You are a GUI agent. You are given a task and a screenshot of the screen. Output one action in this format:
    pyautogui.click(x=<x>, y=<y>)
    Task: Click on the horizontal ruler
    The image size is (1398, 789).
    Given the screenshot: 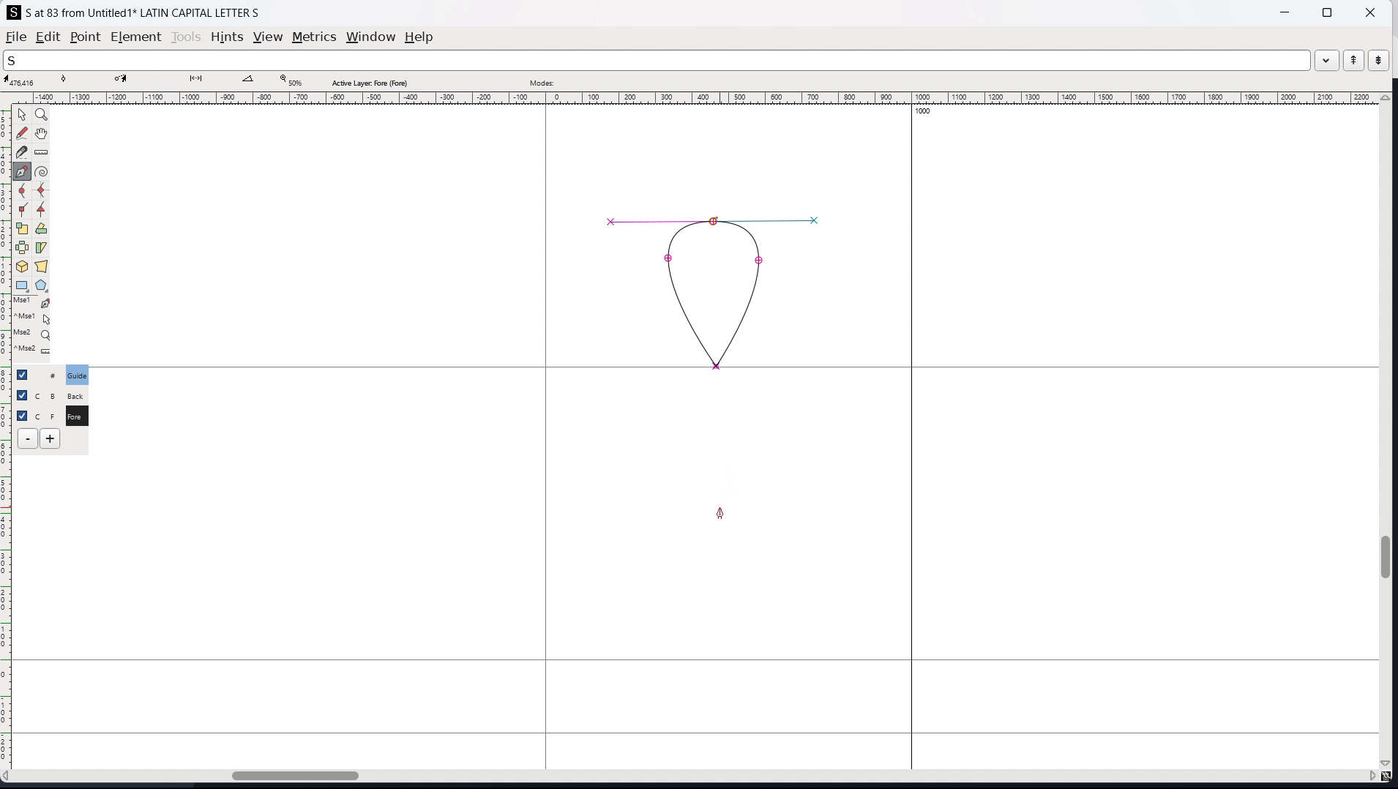 What is the action you would take?
    pyautogui.click(x=692, y=98)
    